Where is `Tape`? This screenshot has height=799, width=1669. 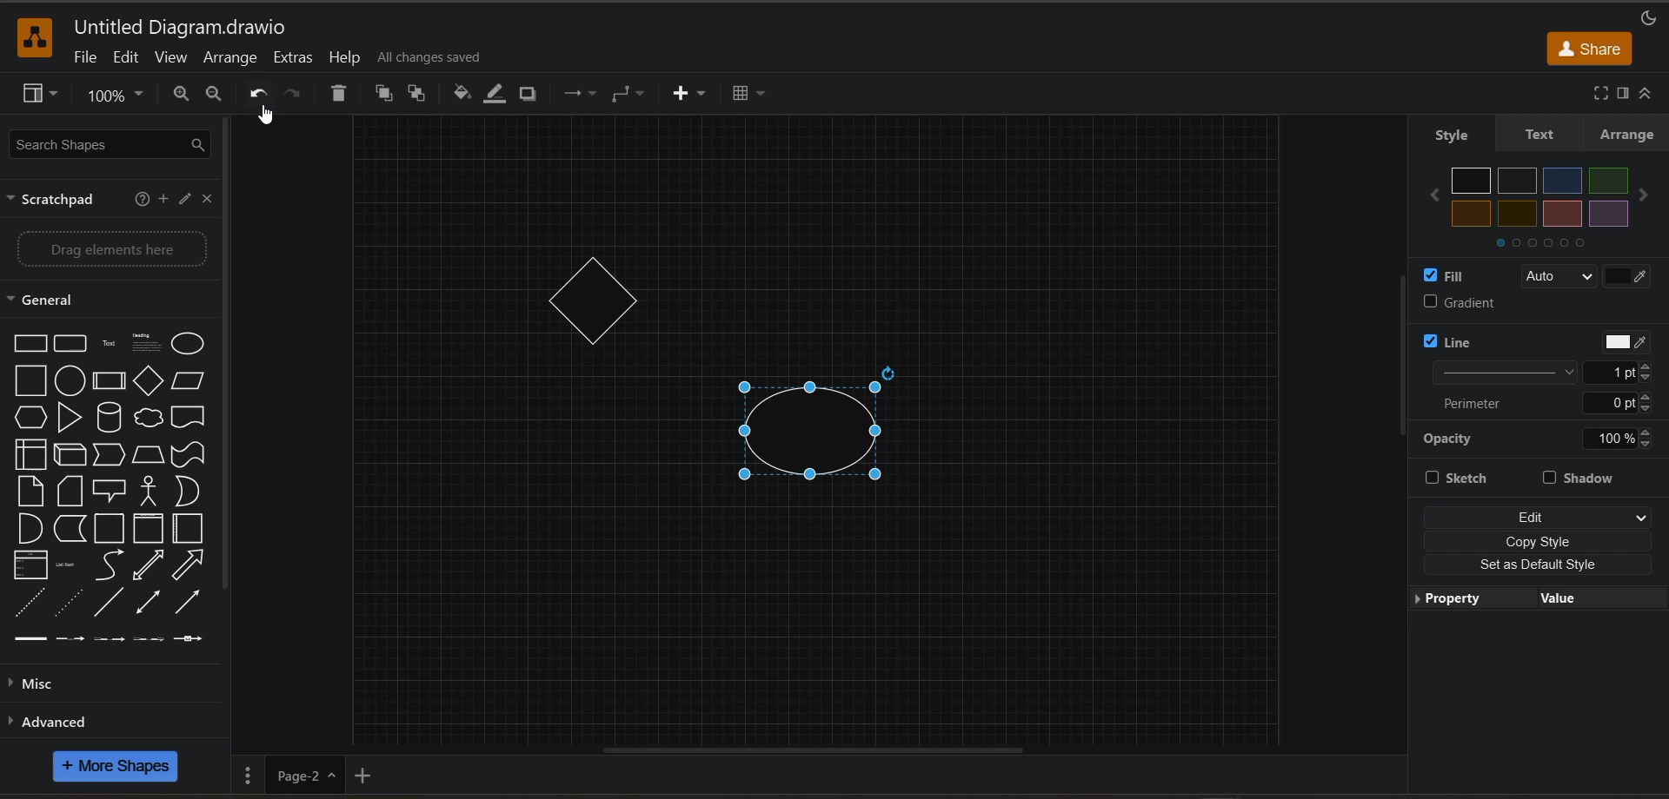 Tape is located at coordinates (188, 456).